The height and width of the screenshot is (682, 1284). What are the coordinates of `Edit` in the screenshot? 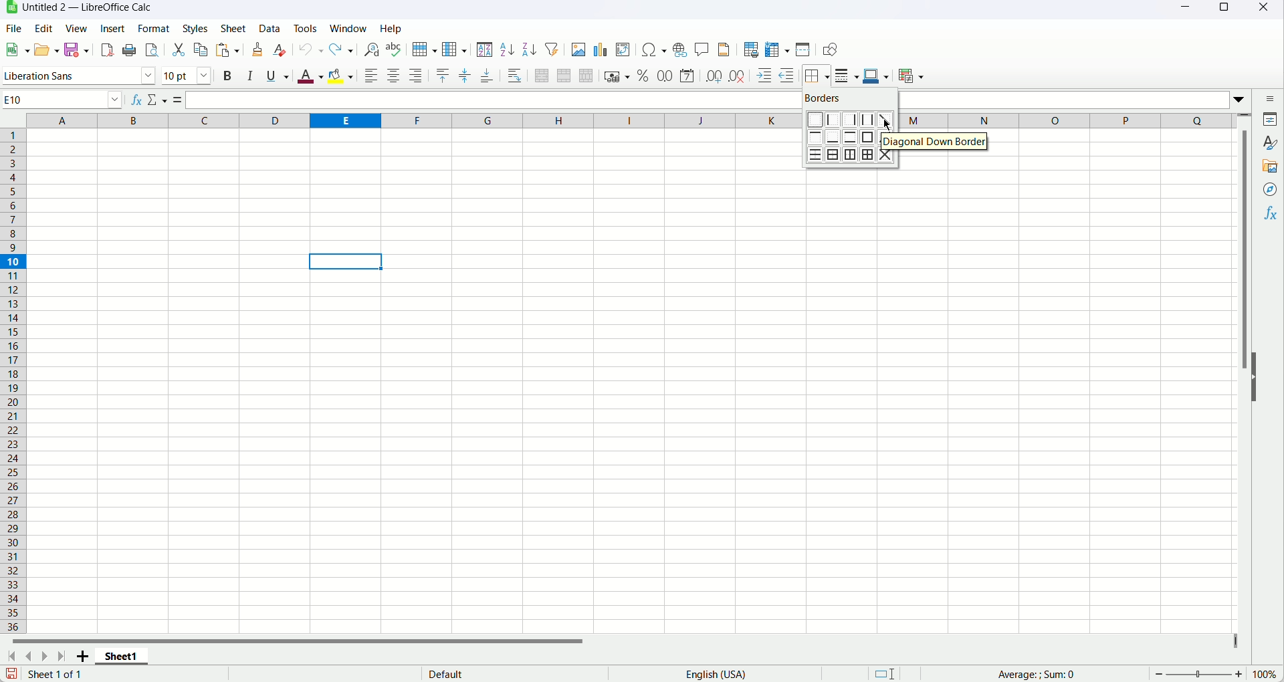 It's located at (44, 27).